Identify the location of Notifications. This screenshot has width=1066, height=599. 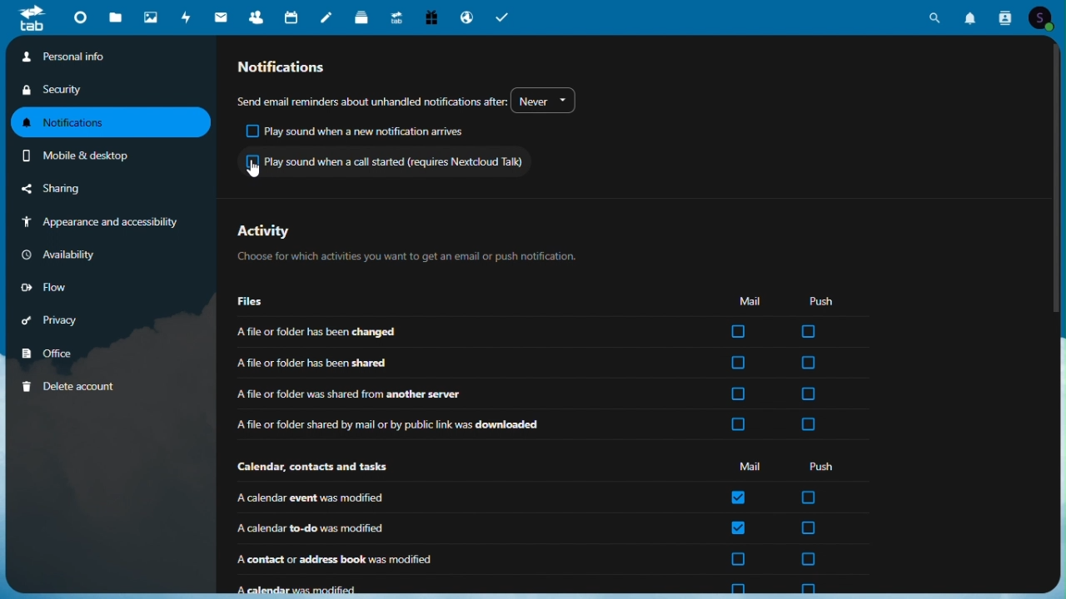
(295, 67).